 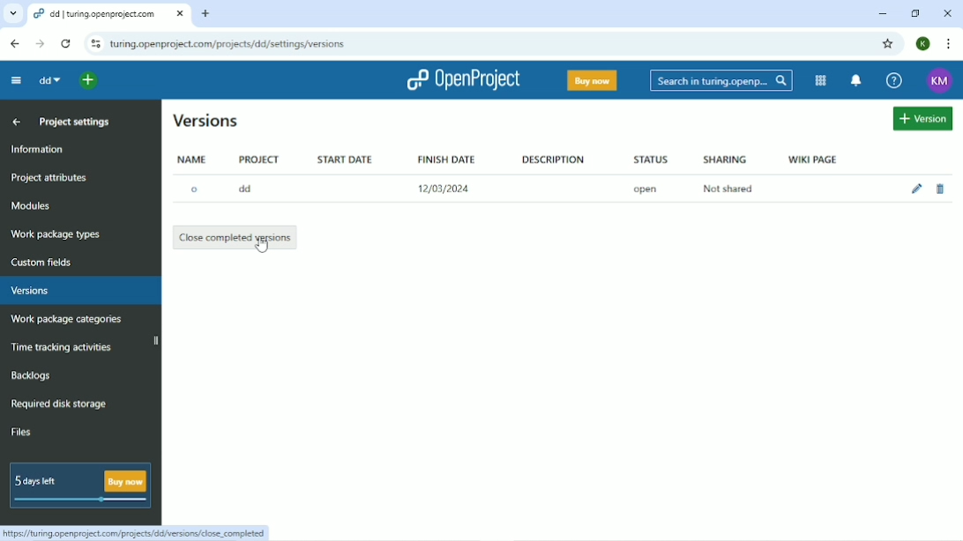 What do you see at coordinates (250, 189) in the screenshot?
I see `dd` at bounding box center [250, 189].